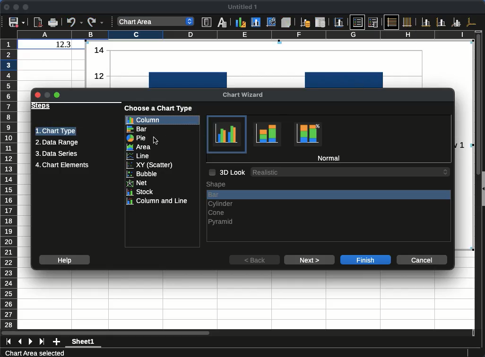  What do you see at coordinates (20, 342) in the screenshot?
I see `previous sheet` at bounding box center [20, 342].